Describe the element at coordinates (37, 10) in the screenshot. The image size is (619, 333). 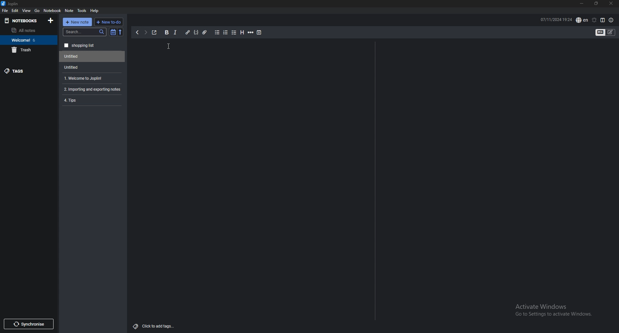
I see `go` at that location.